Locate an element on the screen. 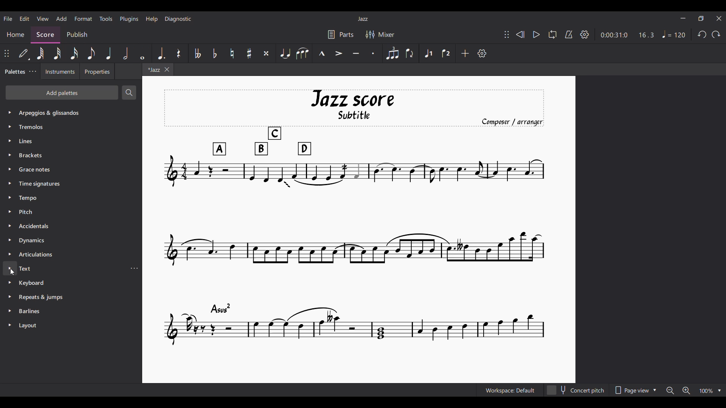 This screenshot has width=726, height=408. Score, current section highlighted is located at coordinates (47, 34).